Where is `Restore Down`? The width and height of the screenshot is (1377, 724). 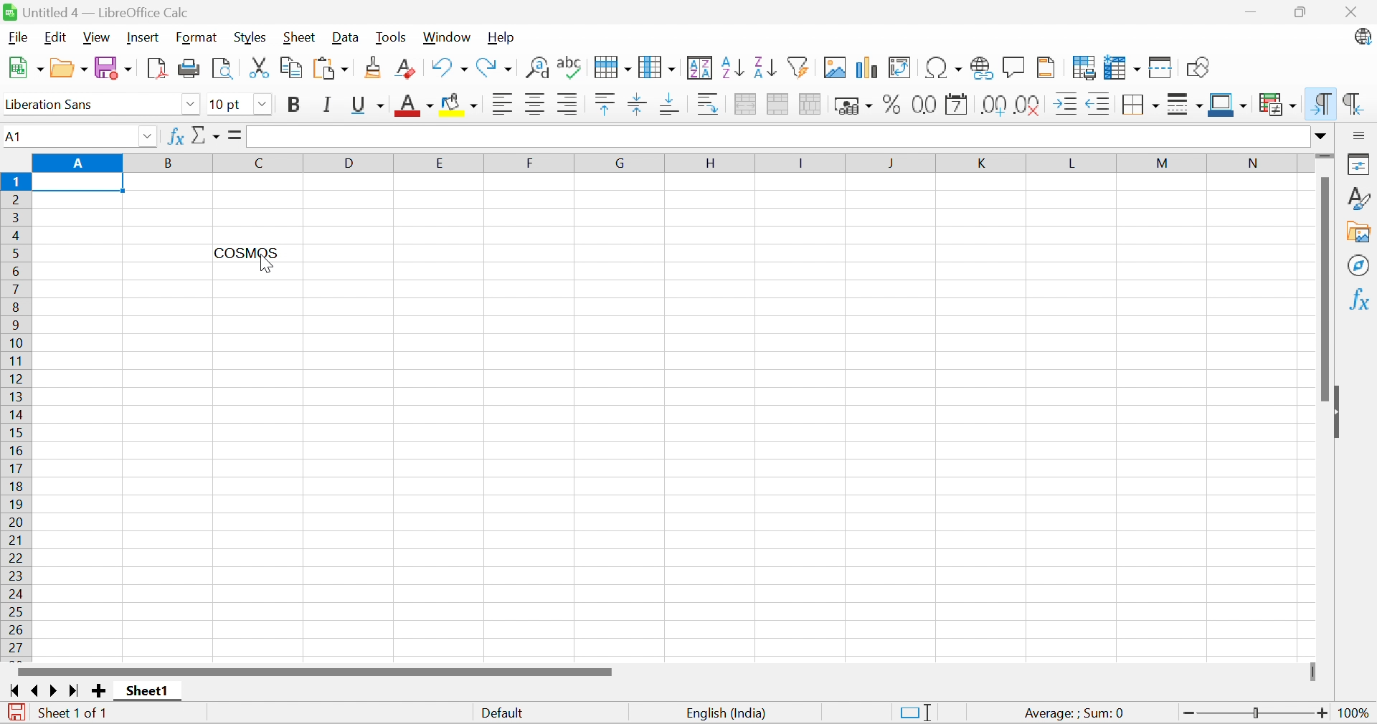
Restore Down is located at coordinates (1300, 11).